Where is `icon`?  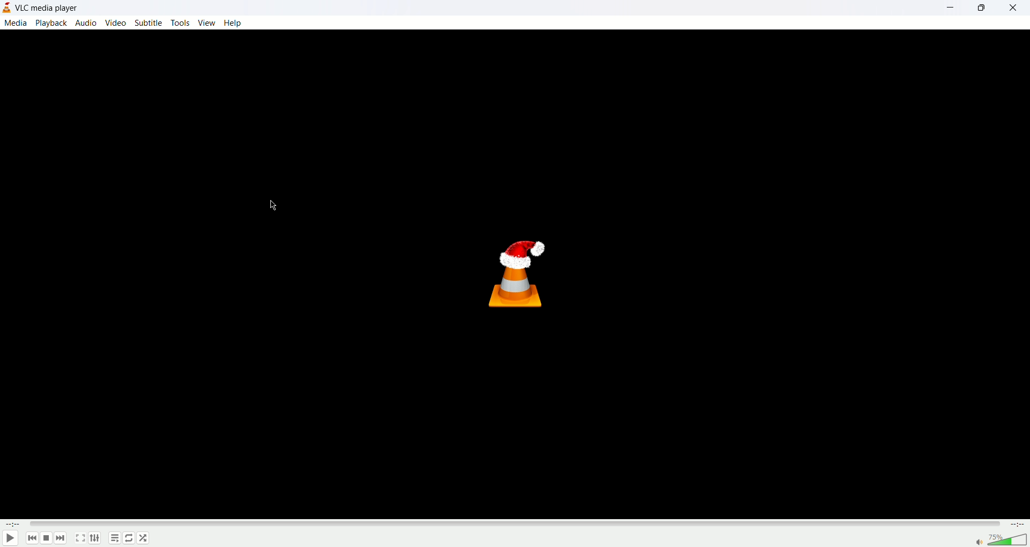
icon is located at coordinates (523, 272).